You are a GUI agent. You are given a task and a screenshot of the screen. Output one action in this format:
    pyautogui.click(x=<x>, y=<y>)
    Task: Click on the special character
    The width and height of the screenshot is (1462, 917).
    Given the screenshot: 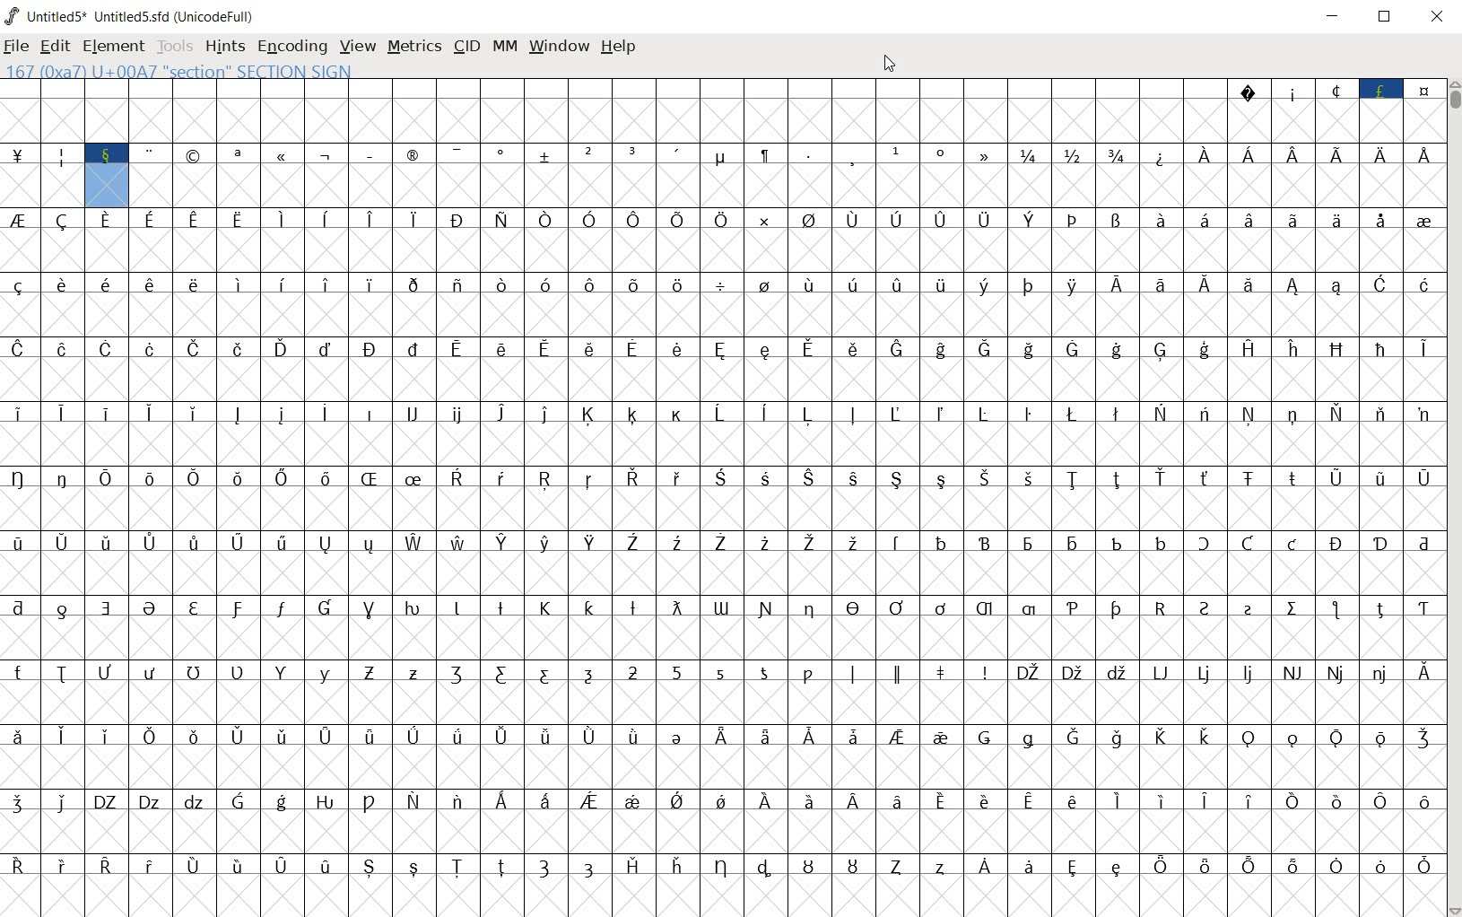 What is the action you would take?
    pyautogui.click(x=833, y=175)
    